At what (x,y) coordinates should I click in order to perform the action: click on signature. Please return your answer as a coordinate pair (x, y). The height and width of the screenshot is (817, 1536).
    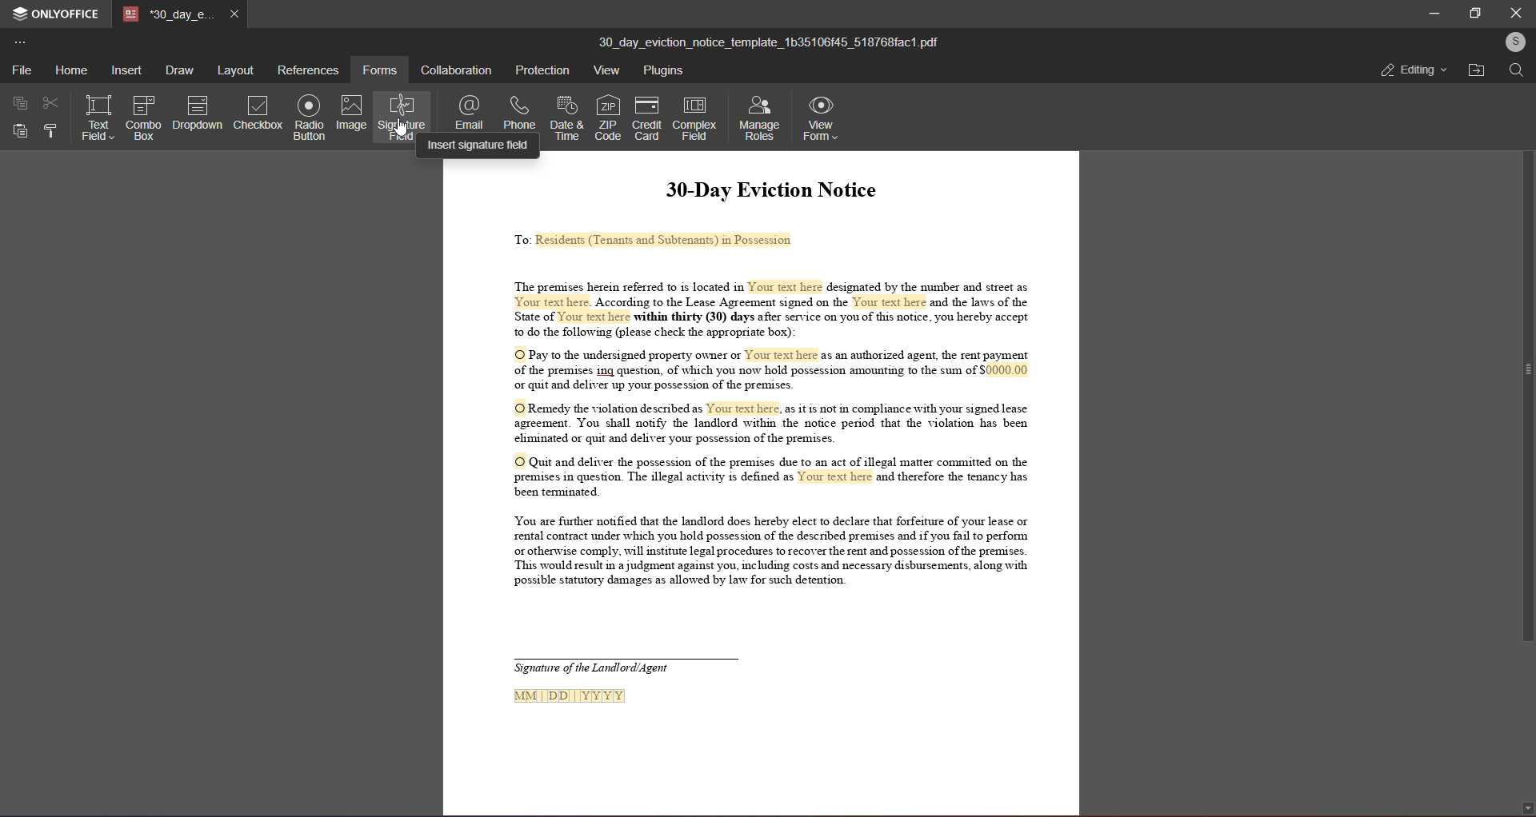
    Looking at the image, I should click on (402, 118).